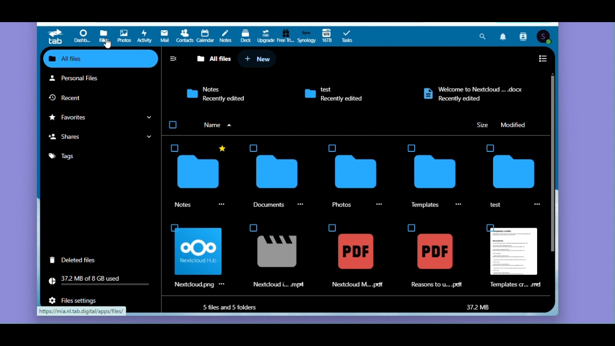  I want to click on Calendar, so click(205, 35).